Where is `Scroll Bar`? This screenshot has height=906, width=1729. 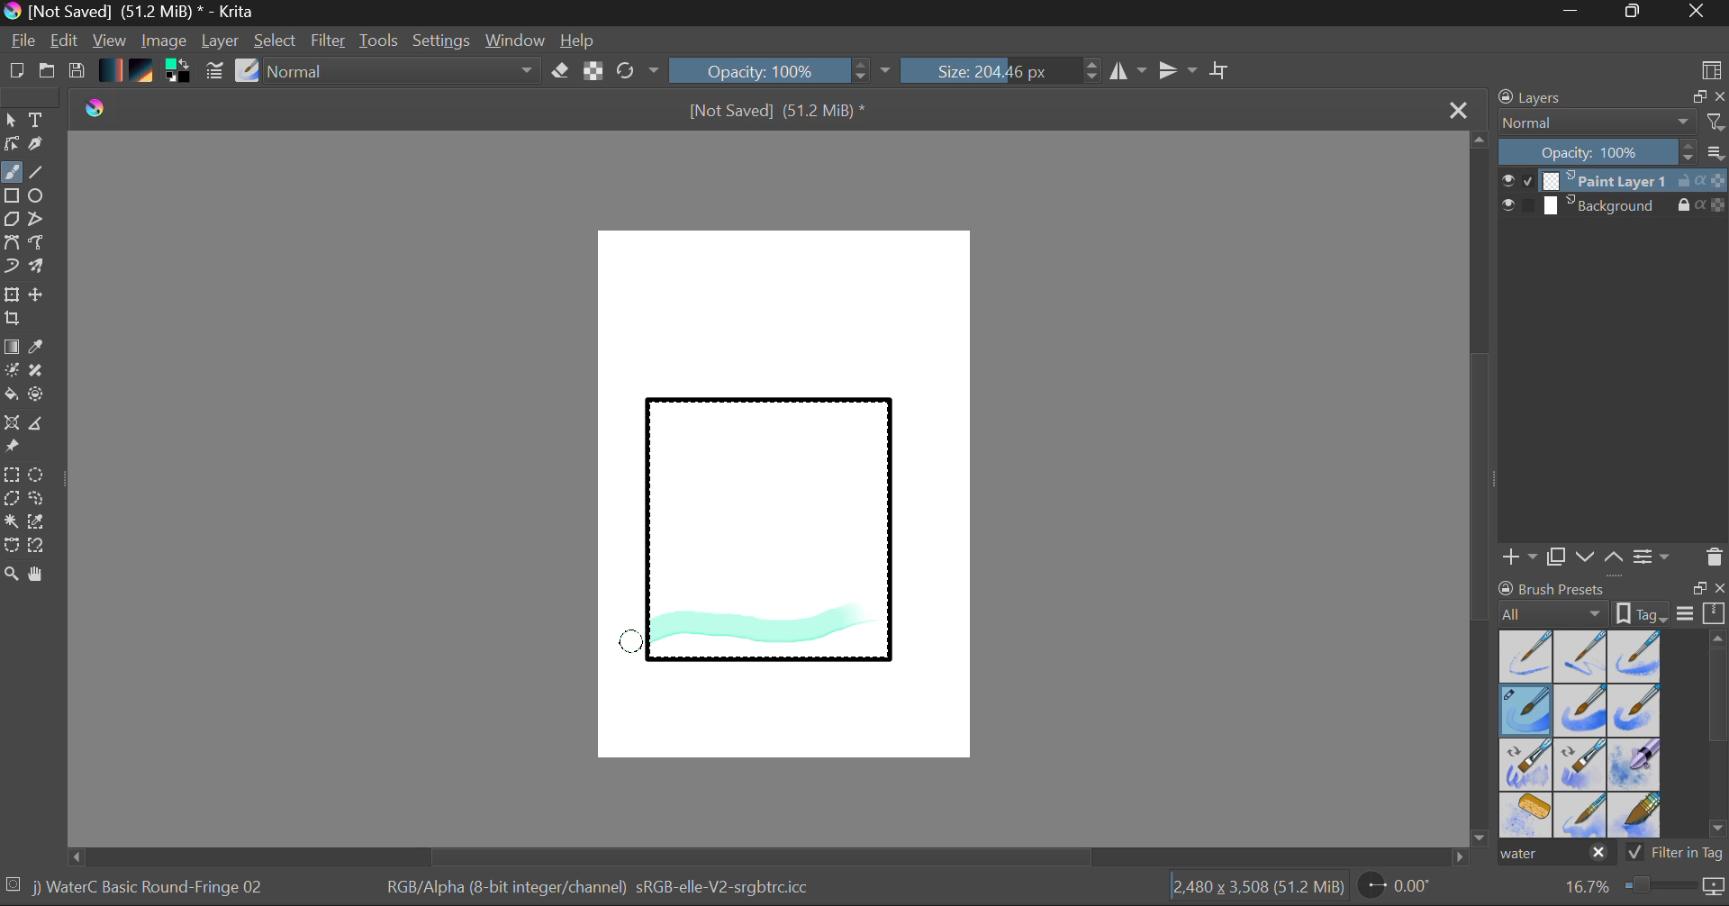
Scroll Bar is located at coordinates (1480, 491).